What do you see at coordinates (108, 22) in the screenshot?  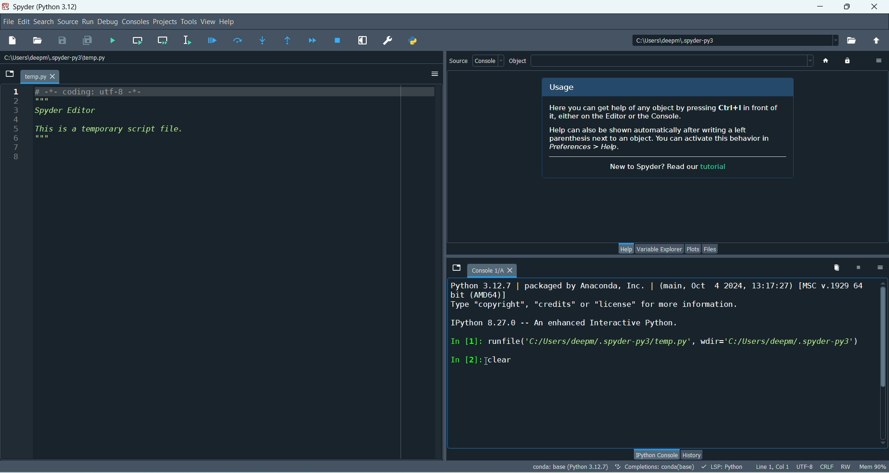 I see `debug` at bounding box center [108, 22].